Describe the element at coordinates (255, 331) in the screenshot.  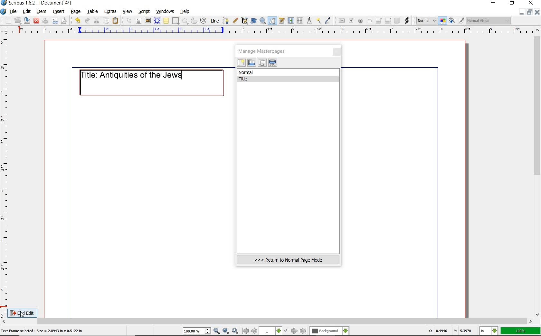
I see `go to previous page` at that location.